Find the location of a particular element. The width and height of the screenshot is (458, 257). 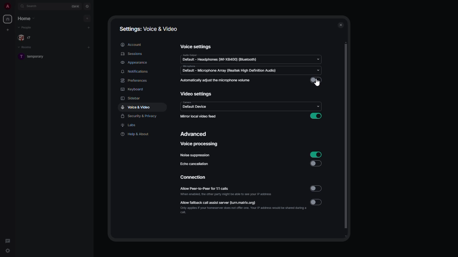

room is located at coordinates (36, 57).